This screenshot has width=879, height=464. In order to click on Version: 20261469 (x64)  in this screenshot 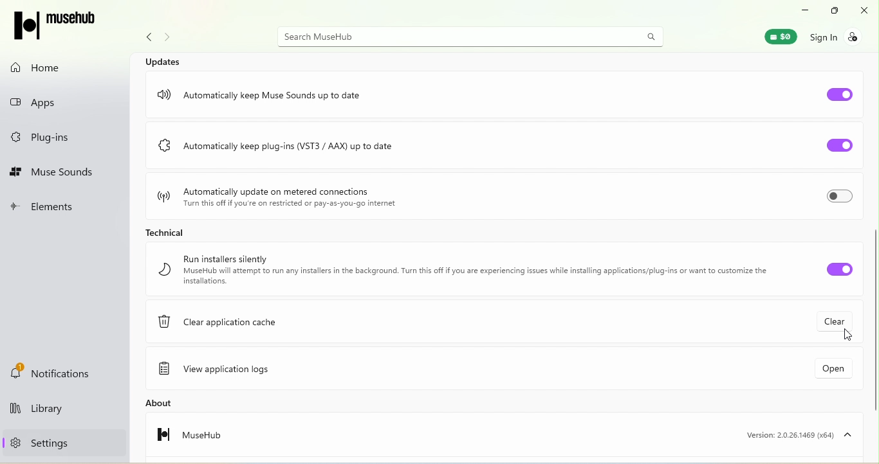, I will do `click(795, 434)`.